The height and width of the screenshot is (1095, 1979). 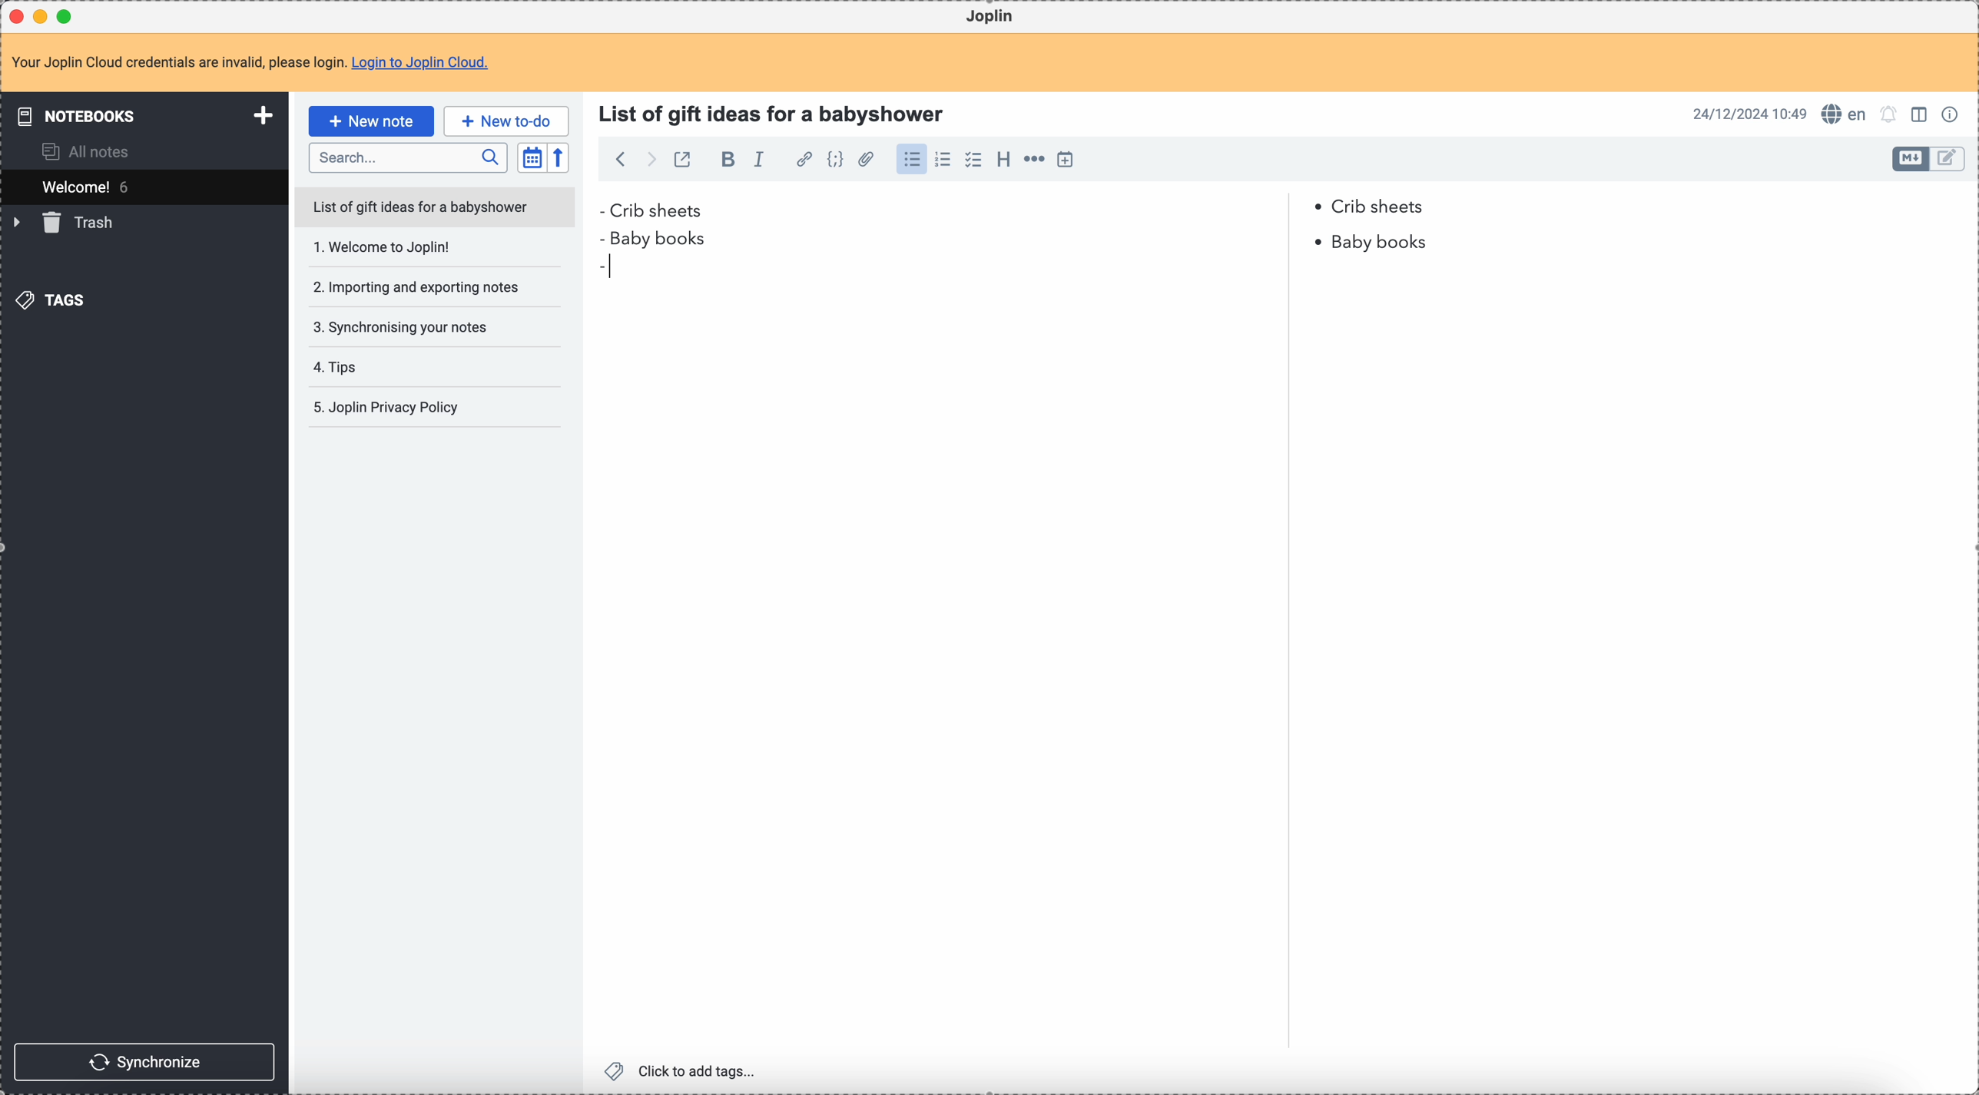 I want to click on spell checker, so click(x=1845, y=115).